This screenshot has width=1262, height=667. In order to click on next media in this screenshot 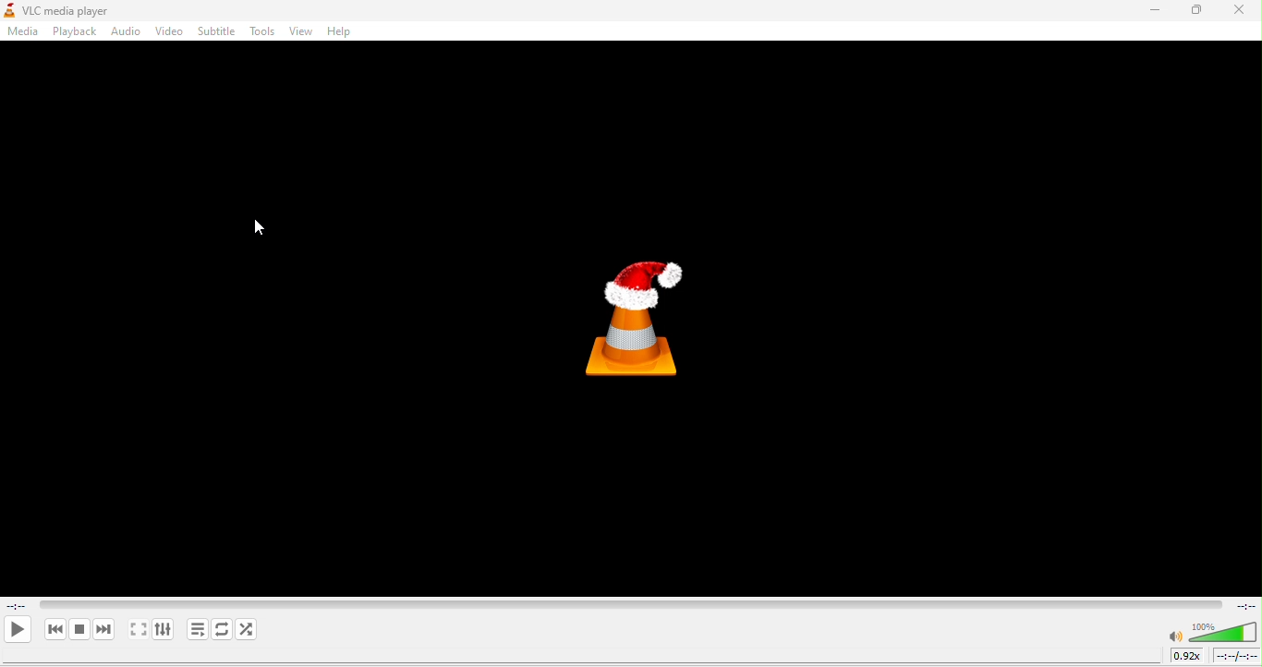, I will do `click(104, 631)`.